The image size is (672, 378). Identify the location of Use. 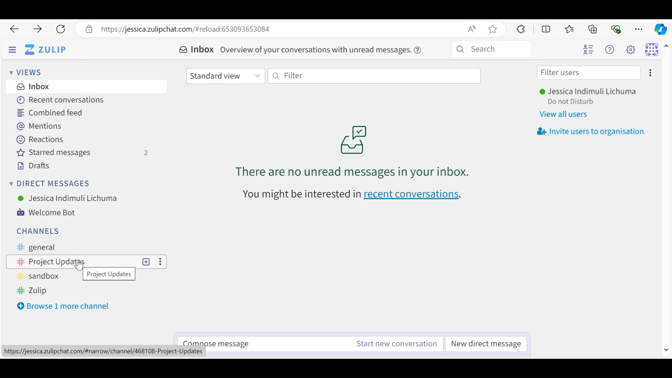
(68, 198).